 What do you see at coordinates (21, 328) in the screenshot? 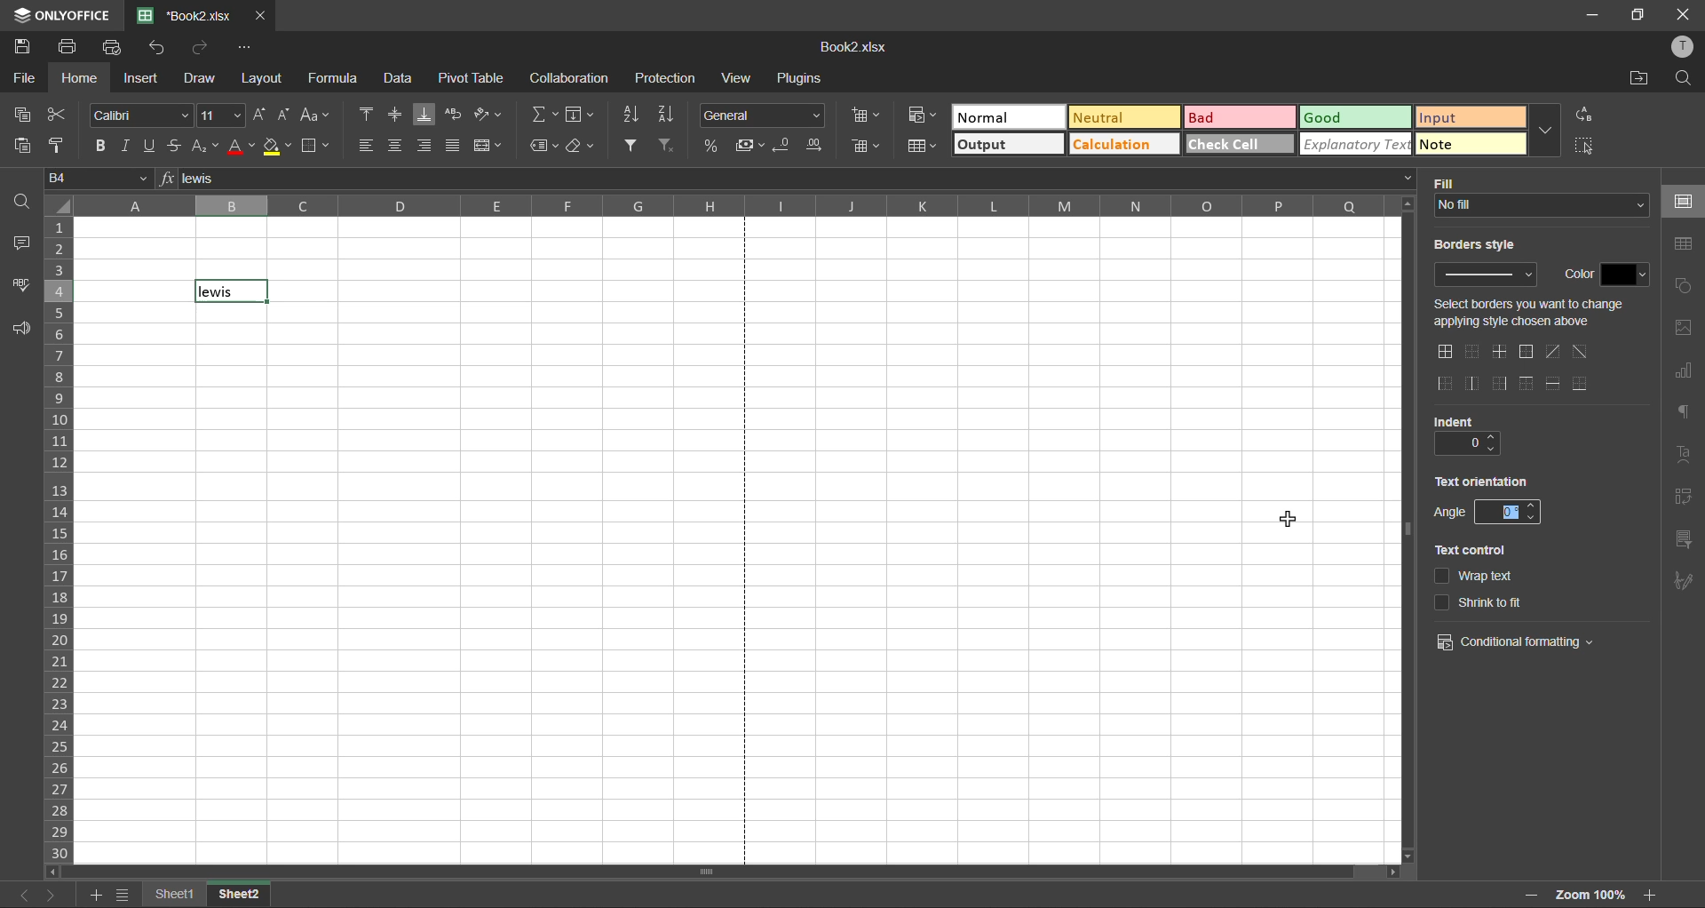
I see `feedback` at bounding box center [21, 328].